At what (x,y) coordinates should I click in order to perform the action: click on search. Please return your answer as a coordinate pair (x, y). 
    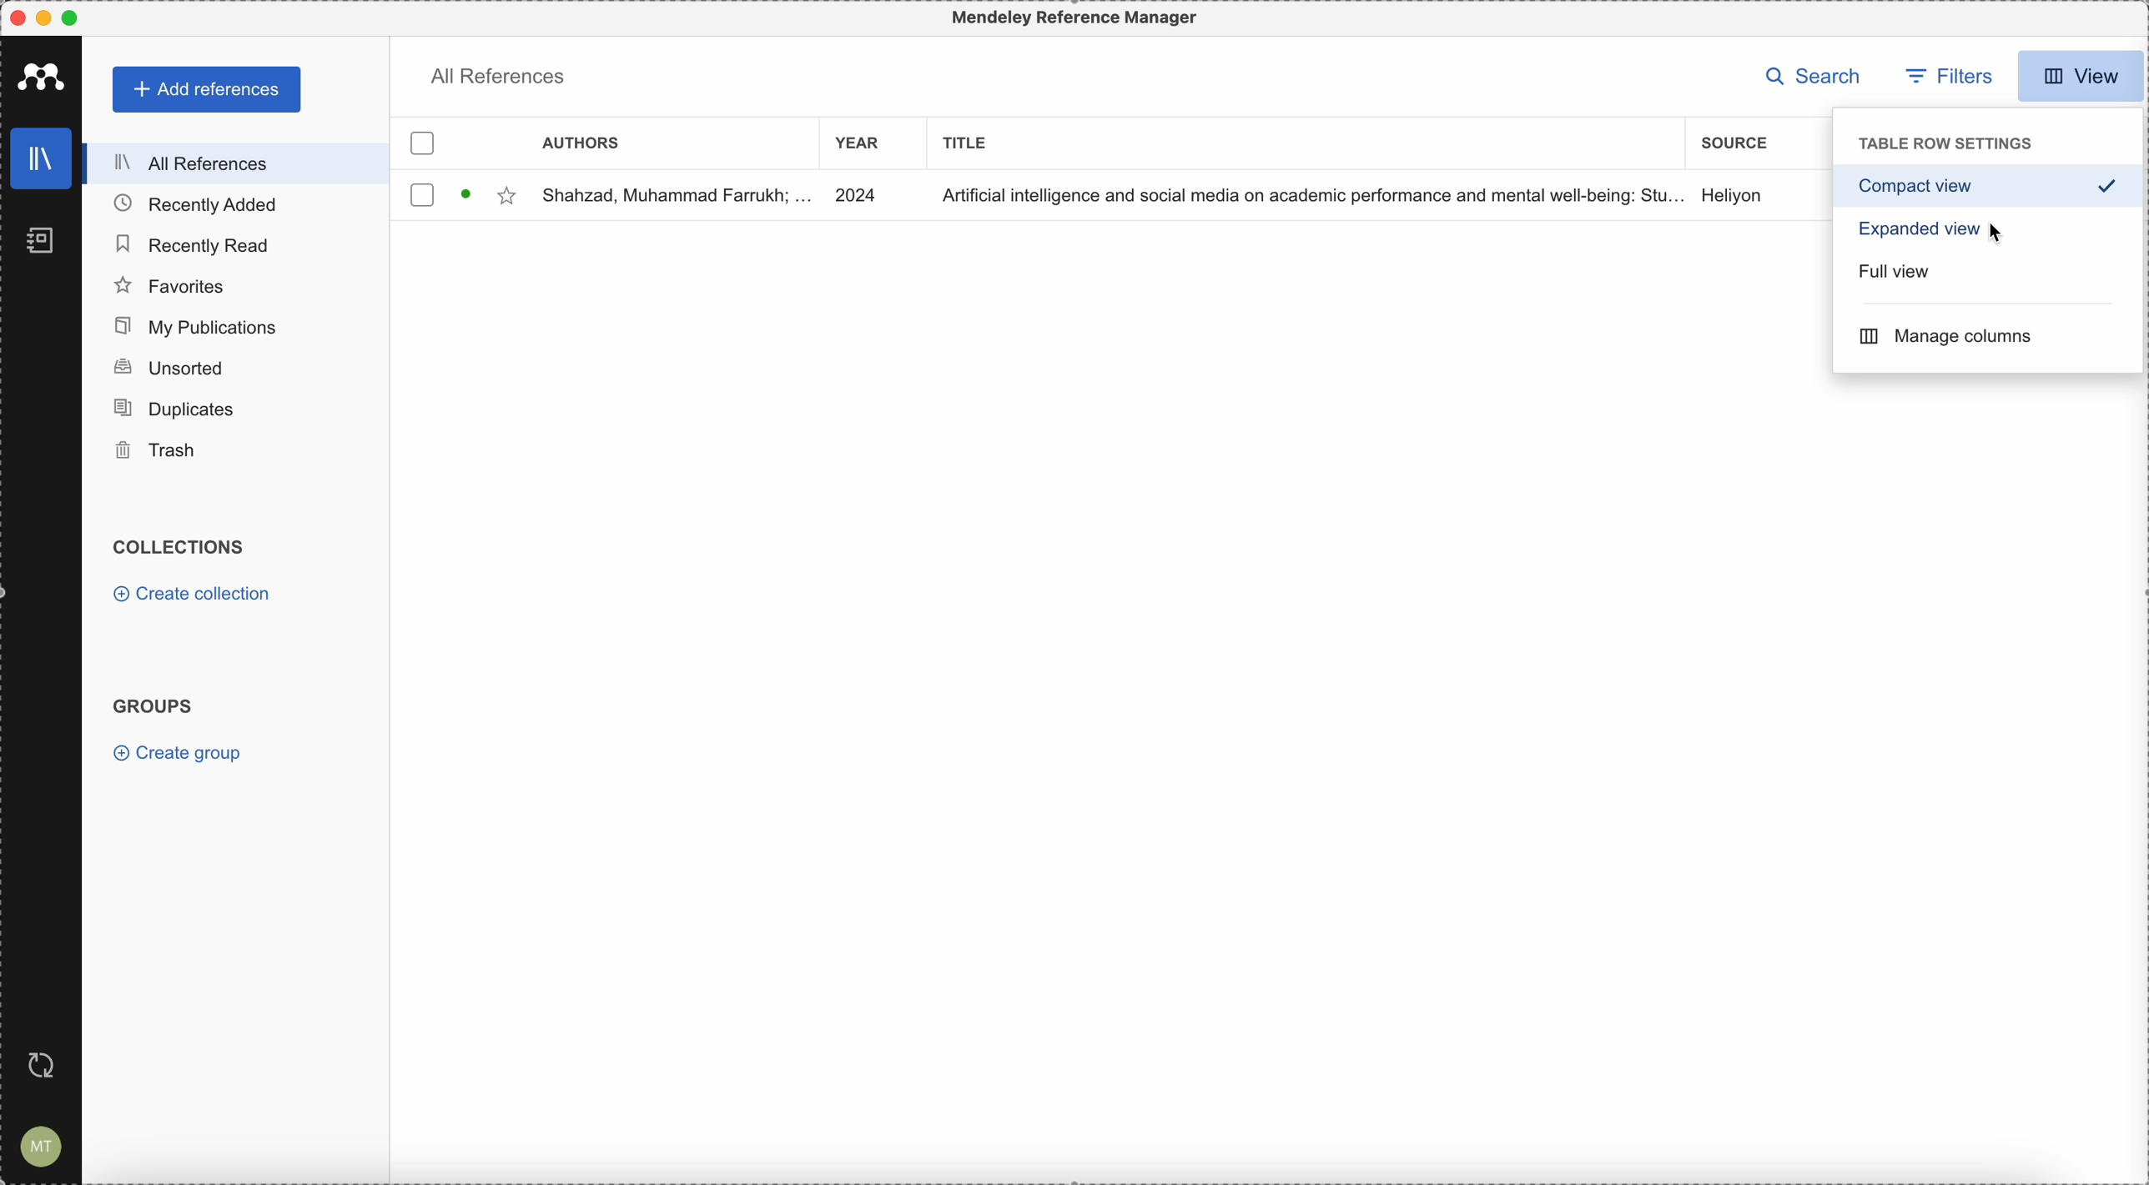
    Looking at the image, I should click on (1807, 76).